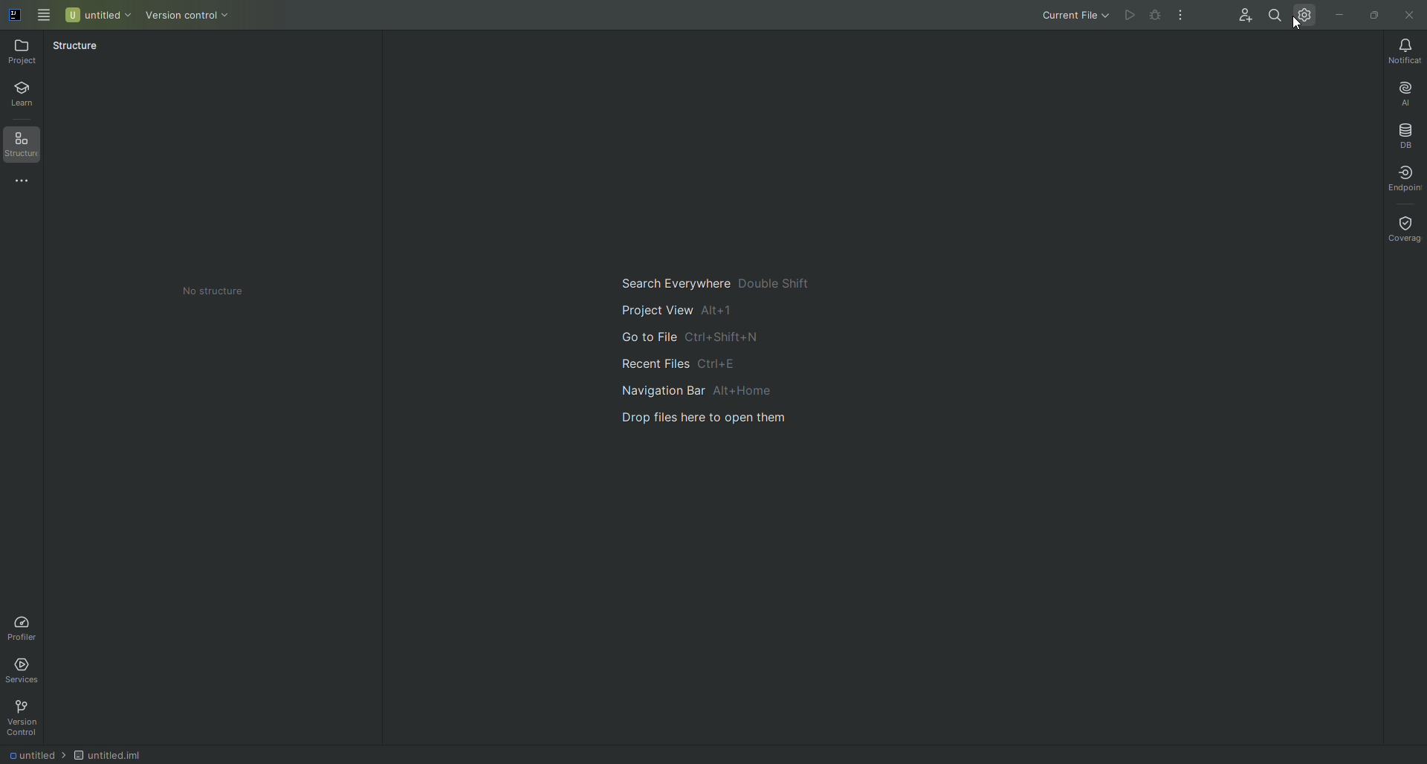 Image resolution: width=1427 pixels, height=764 pixels. I want to click on Search Everywhere, so click(716, 281).